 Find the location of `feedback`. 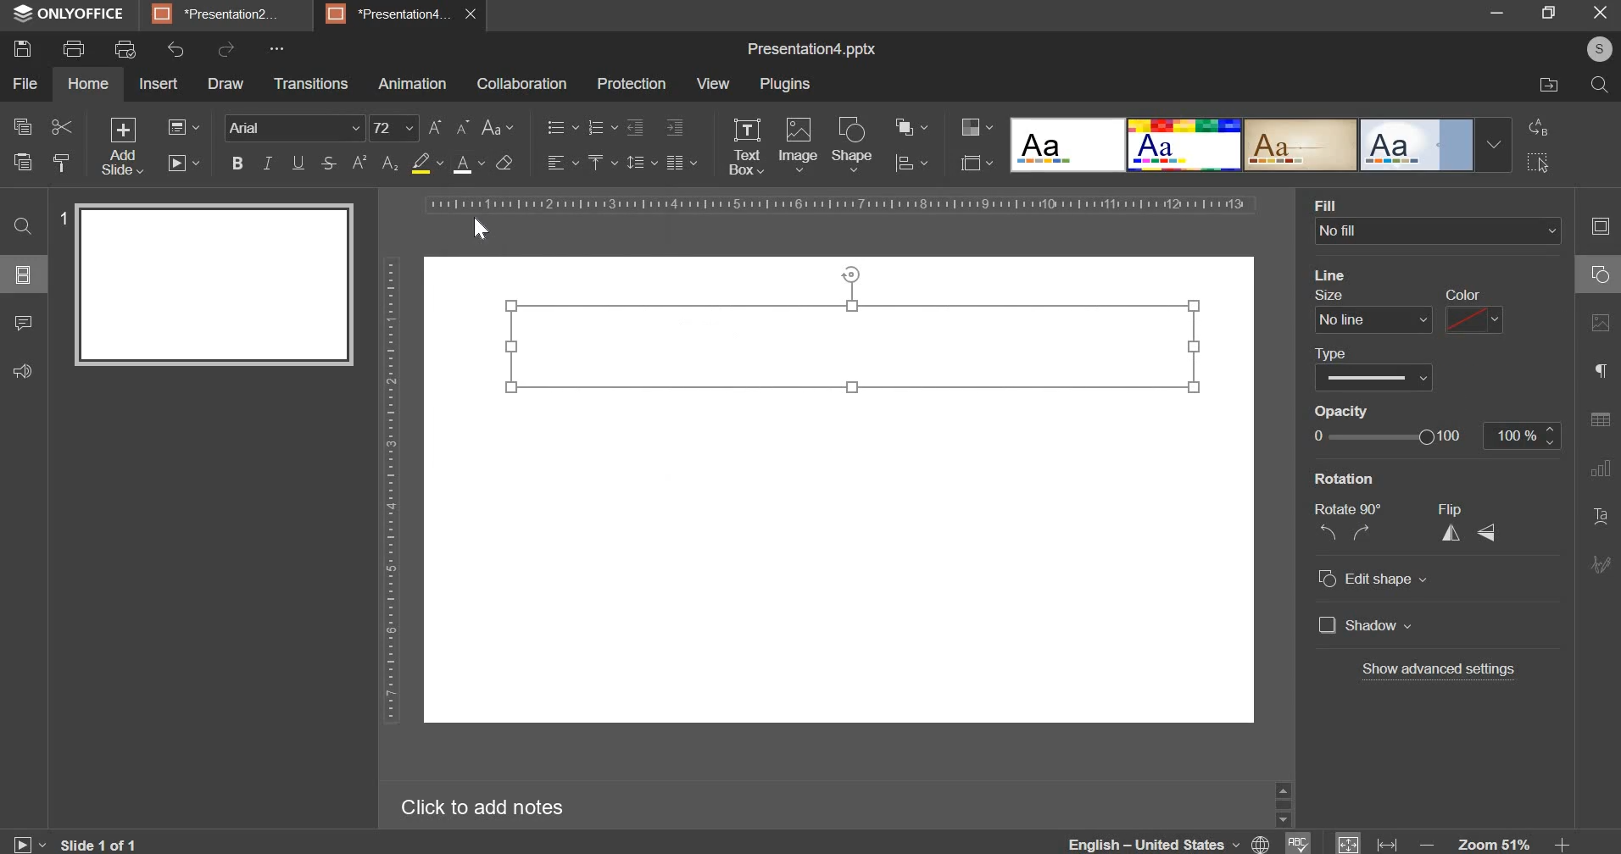

feedback is located at coordinates (25, 369).